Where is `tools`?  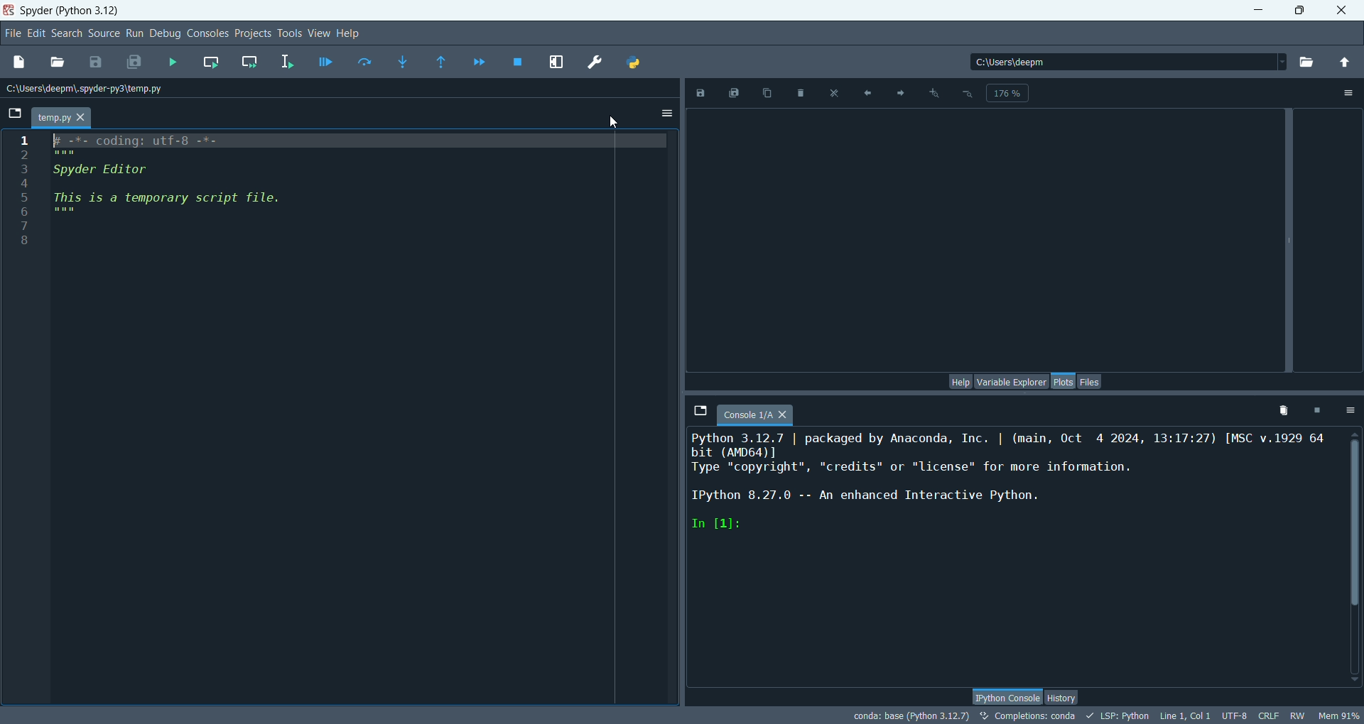 tools is located at coordinates (291, 33).